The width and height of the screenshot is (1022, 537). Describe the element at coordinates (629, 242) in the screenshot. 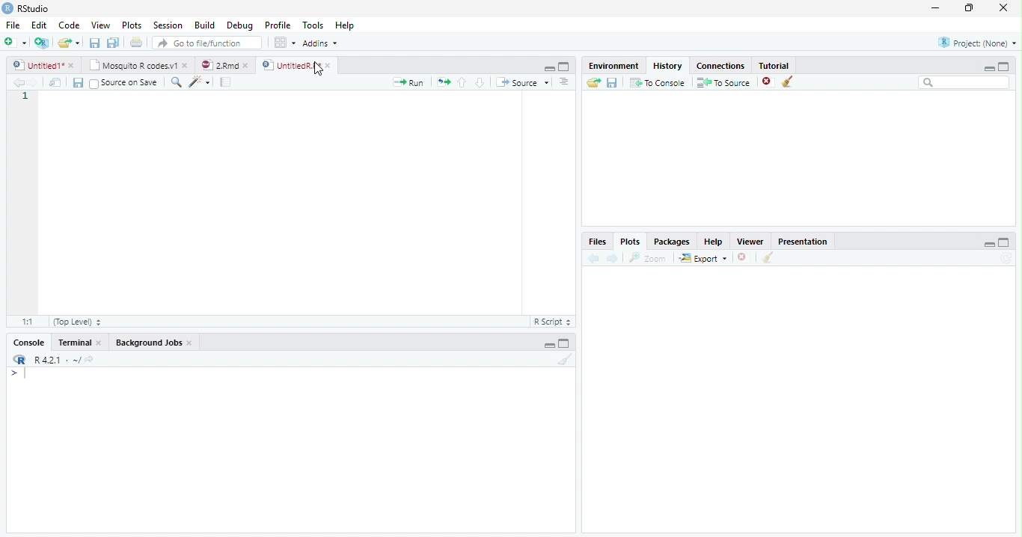

I see `Plots` at that location.